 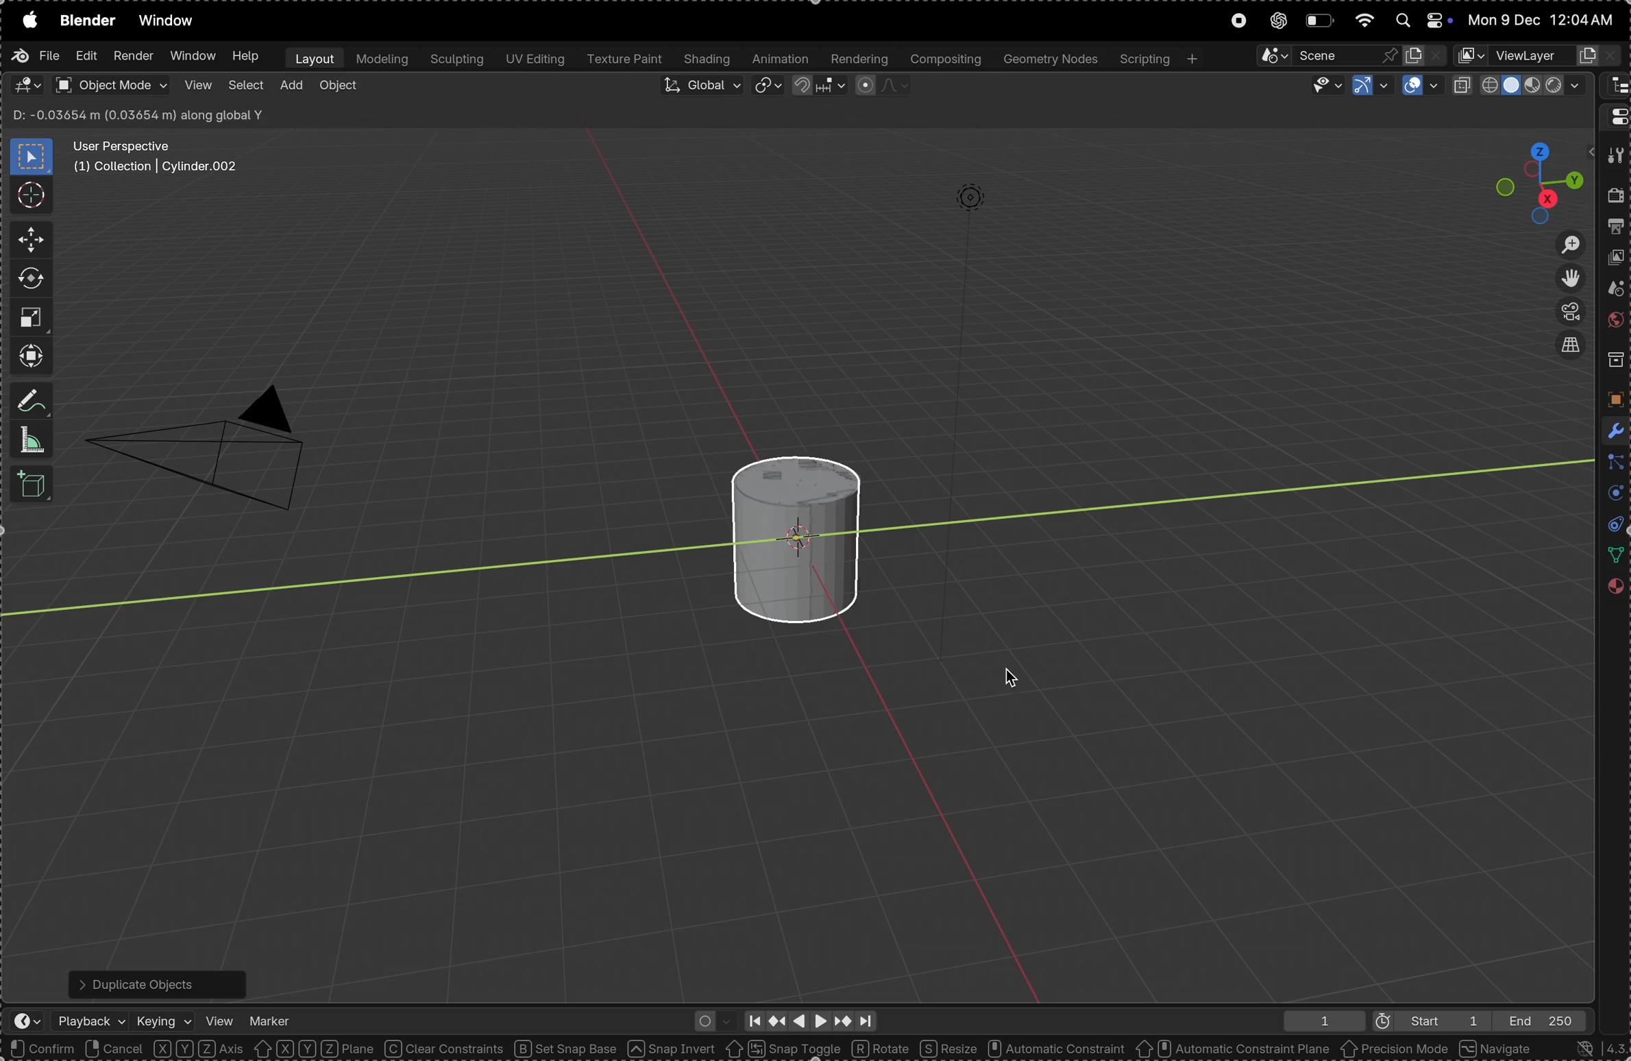 I want to click on Sculptiing, so click(x=456, y=60).